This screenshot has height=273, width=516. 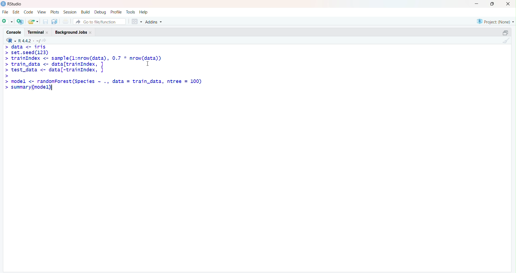 What do you see at coordinates (66, 22) in the screenshot?
I see `Print the current file` at bounding box center [66, 22].